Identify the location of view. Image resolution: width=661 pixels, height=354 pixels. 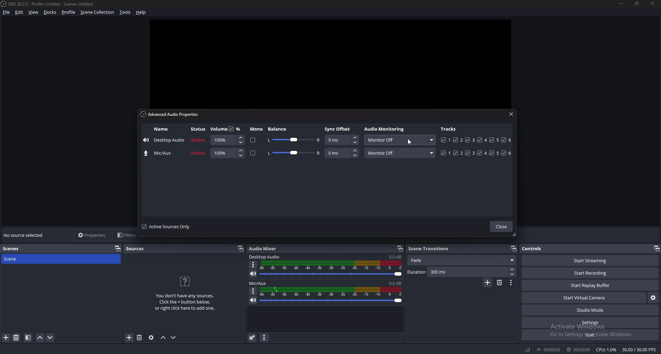
(34, 12).